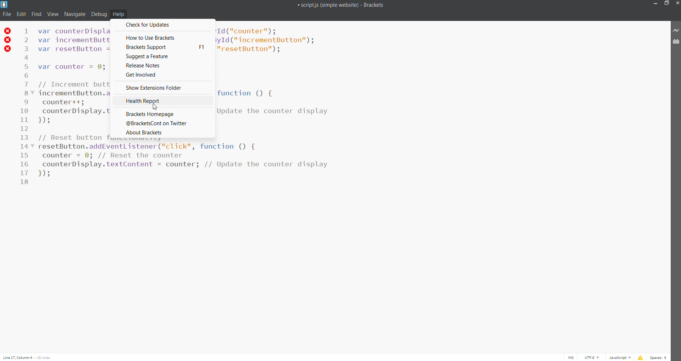 The image size is (681, 361). I want to click on Script.JS (Simple website) - Brackets, so click(328, 4).